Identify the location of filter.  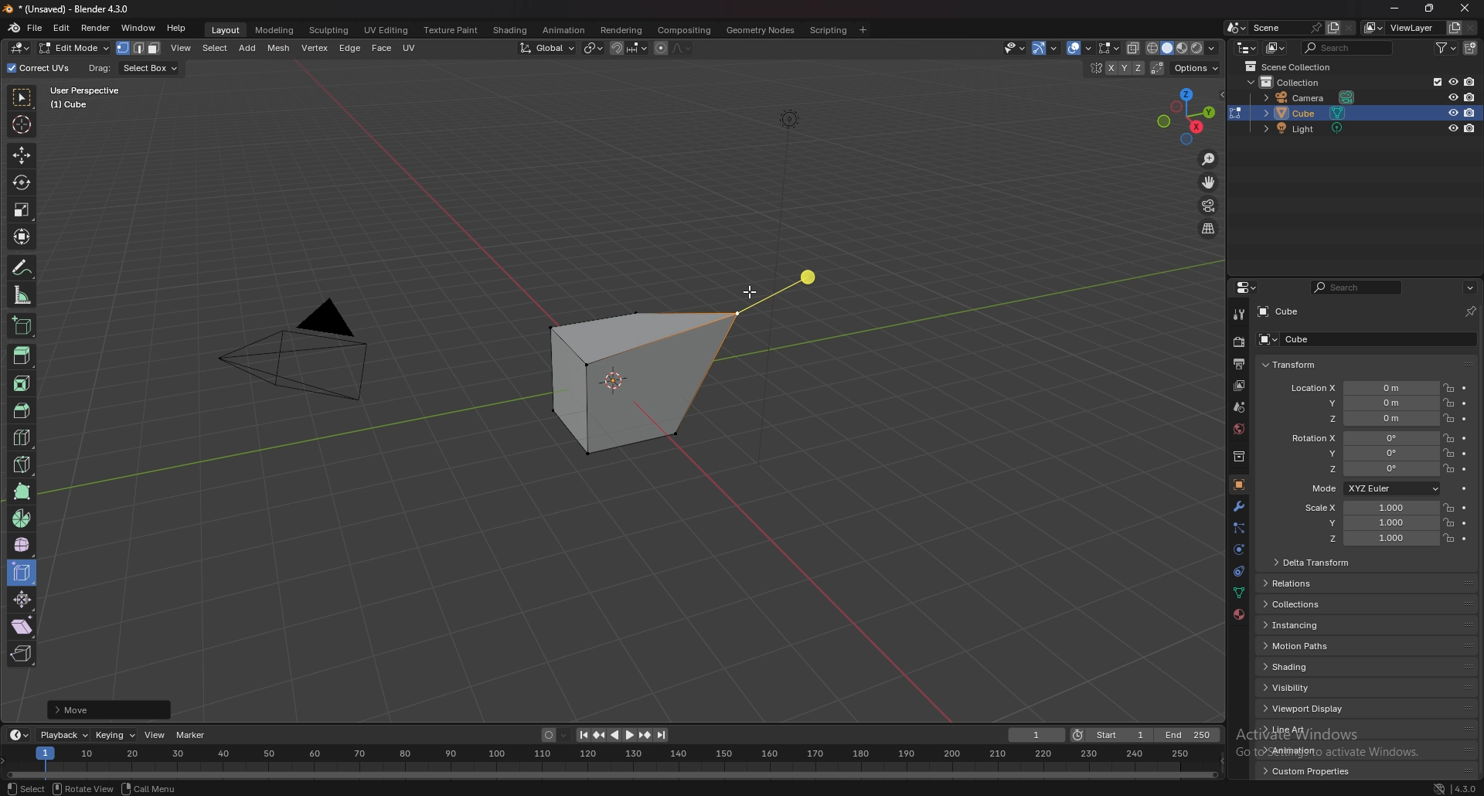
(1448, 47).